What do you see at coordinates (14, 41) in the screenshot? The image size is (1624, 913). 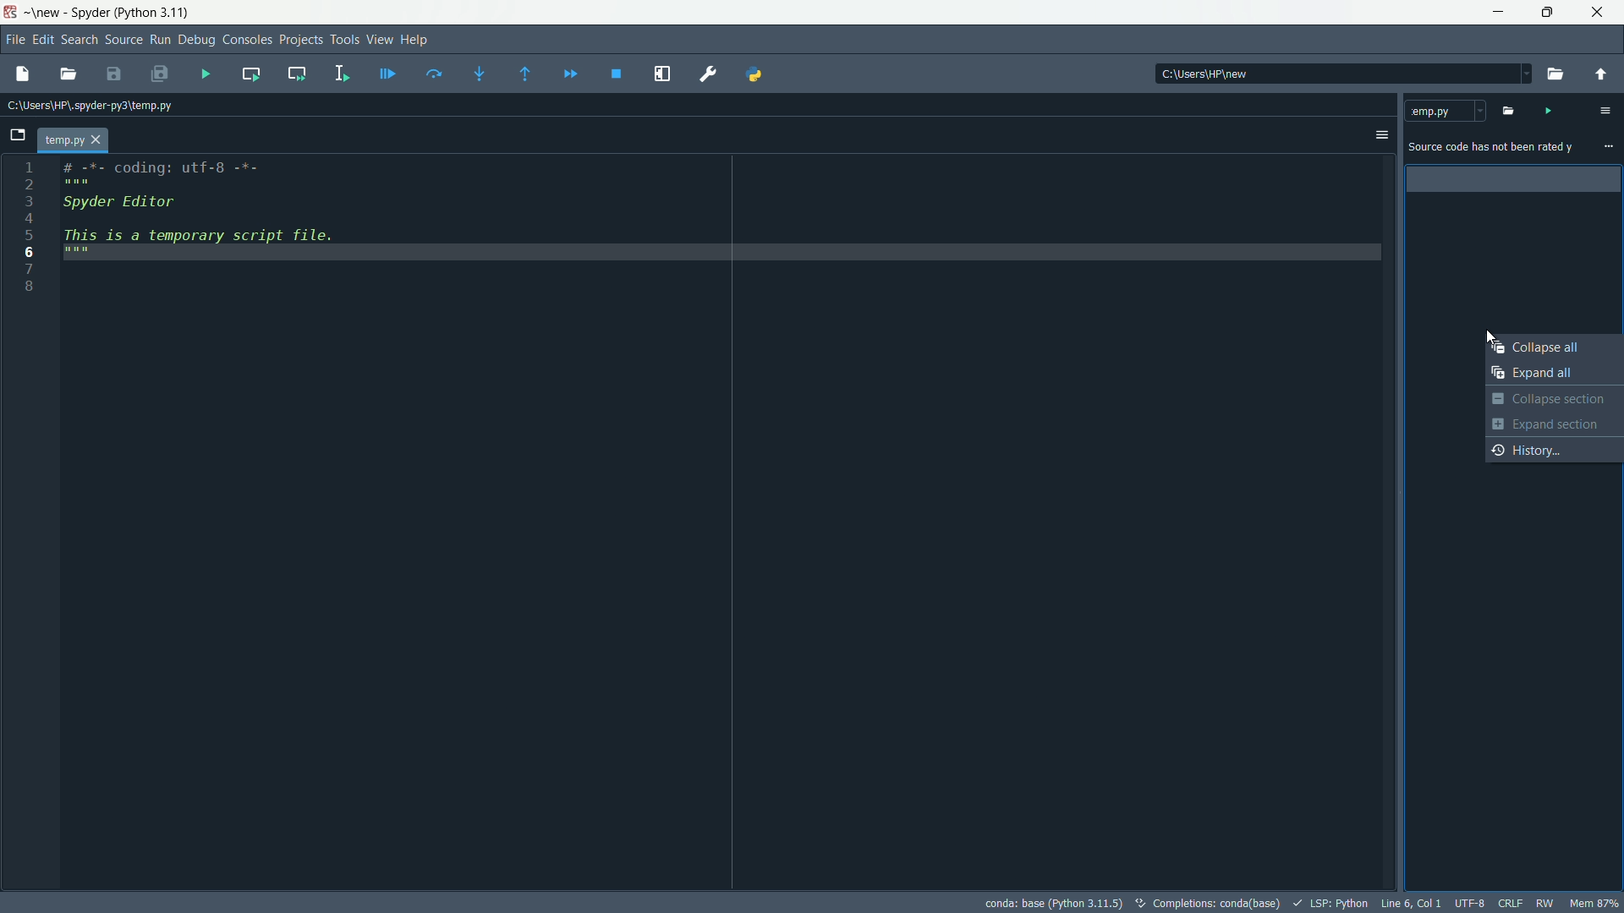 I see `file menu` at bounding box center [14, 41].